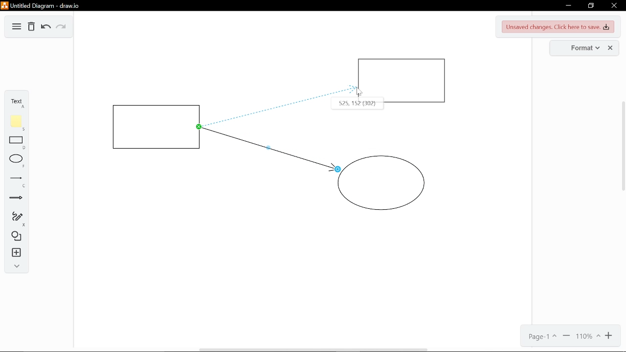  What do you see at coordinates (568, 6) in the screenshot?
I see `Minimieze` at bounding box center [568, 6].